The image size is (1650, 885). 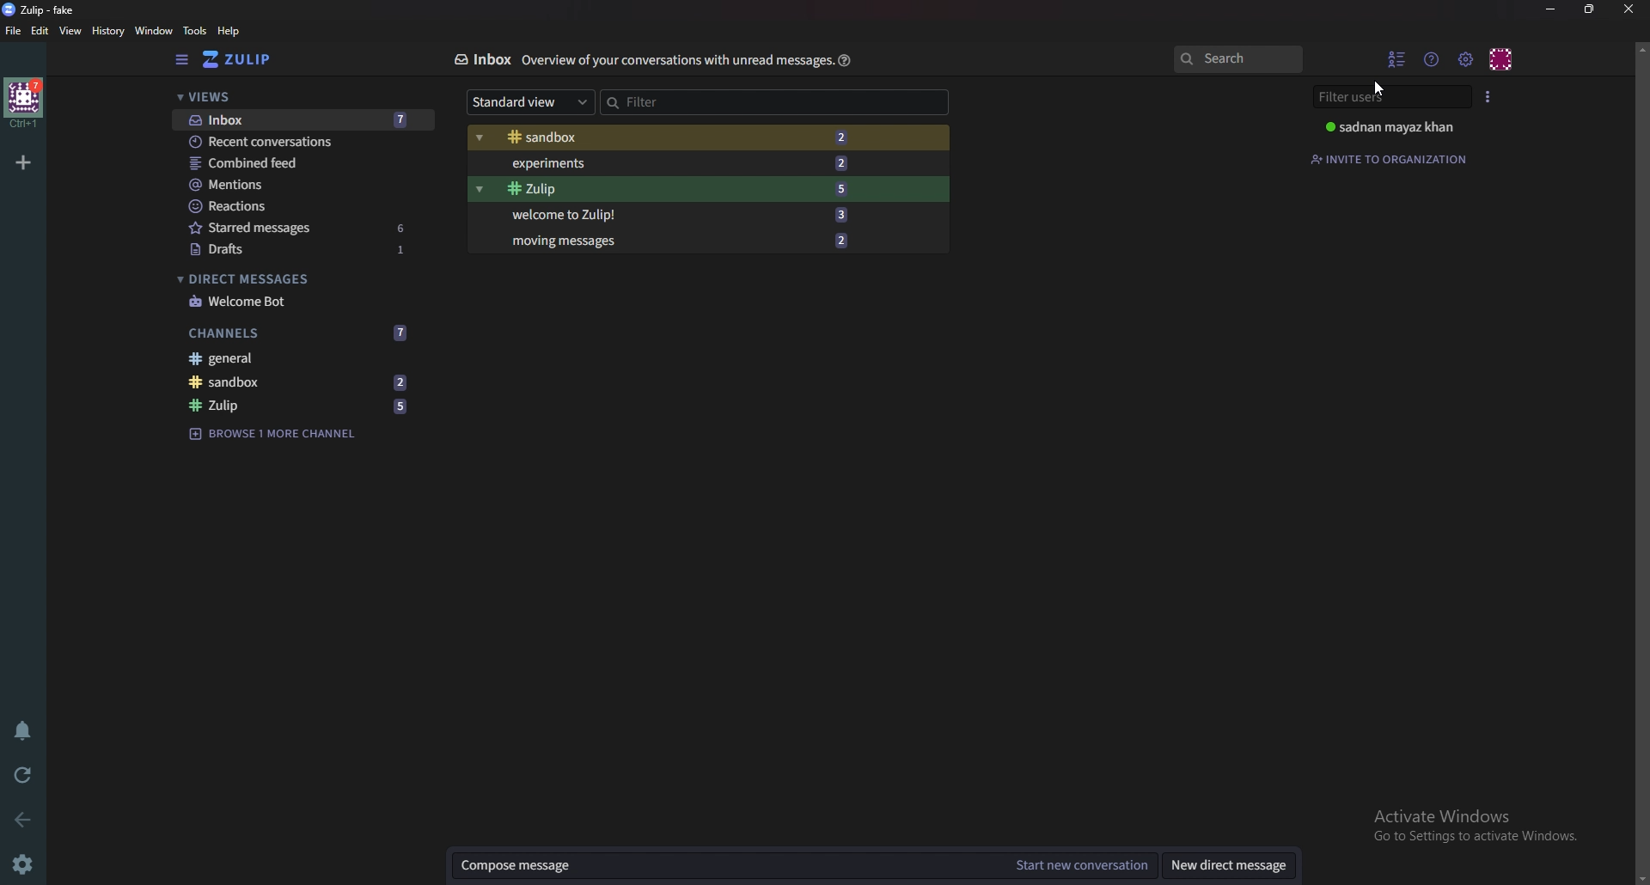 I want to click on User, so click(x=1397, y=128).